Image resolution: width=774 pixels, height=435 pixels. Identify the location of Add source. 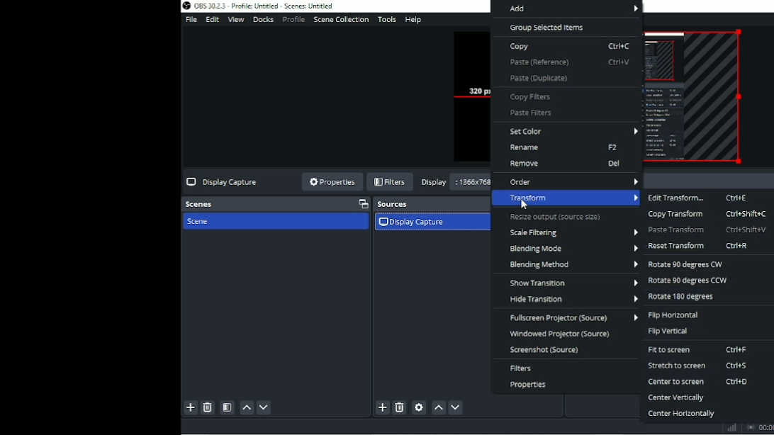
(382, 408).